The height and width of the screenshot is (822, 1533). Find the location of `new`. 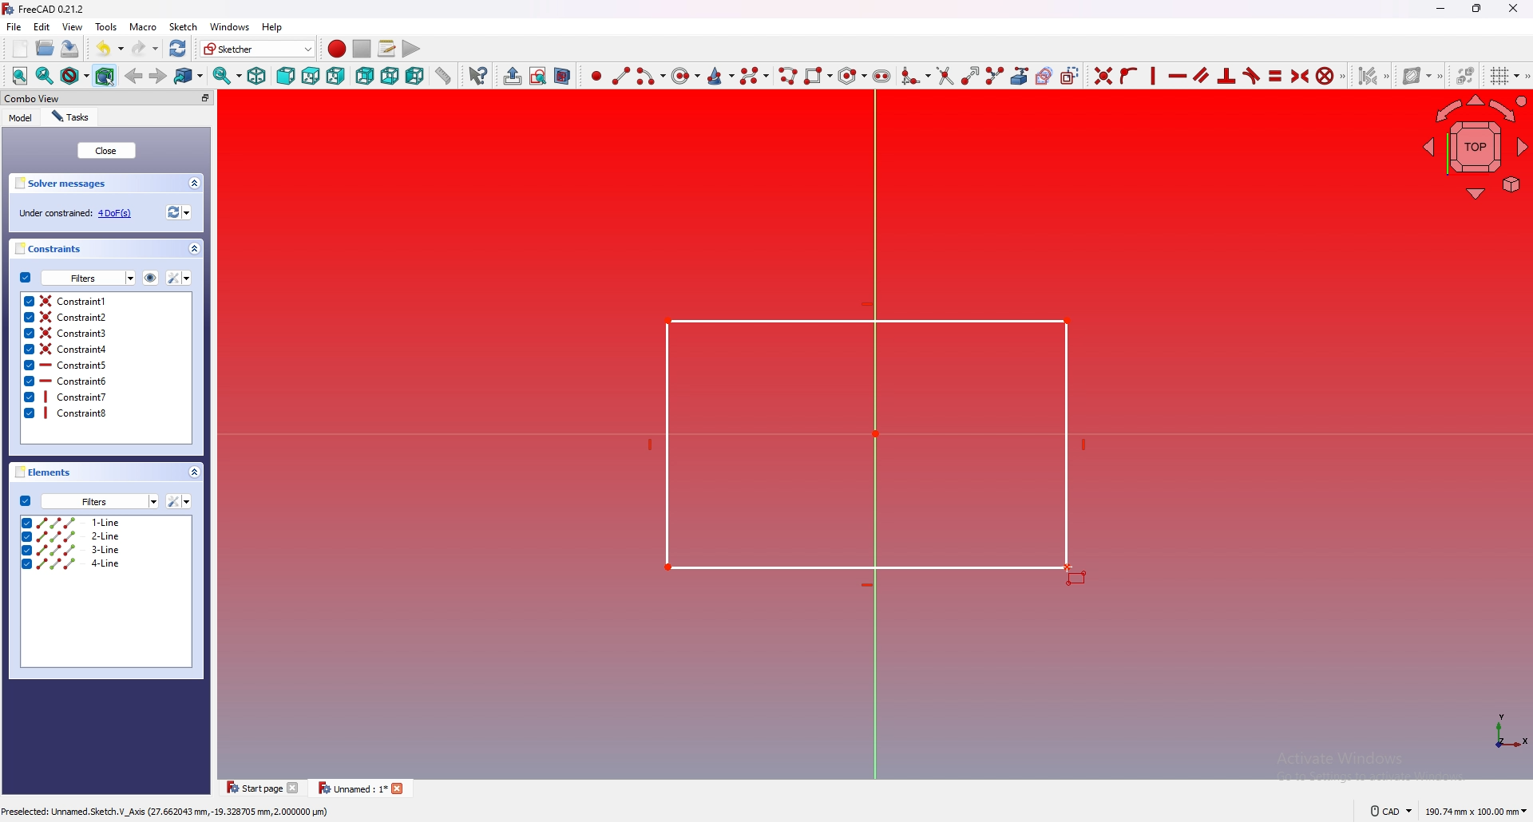

new is located at coordinates (20, 48).